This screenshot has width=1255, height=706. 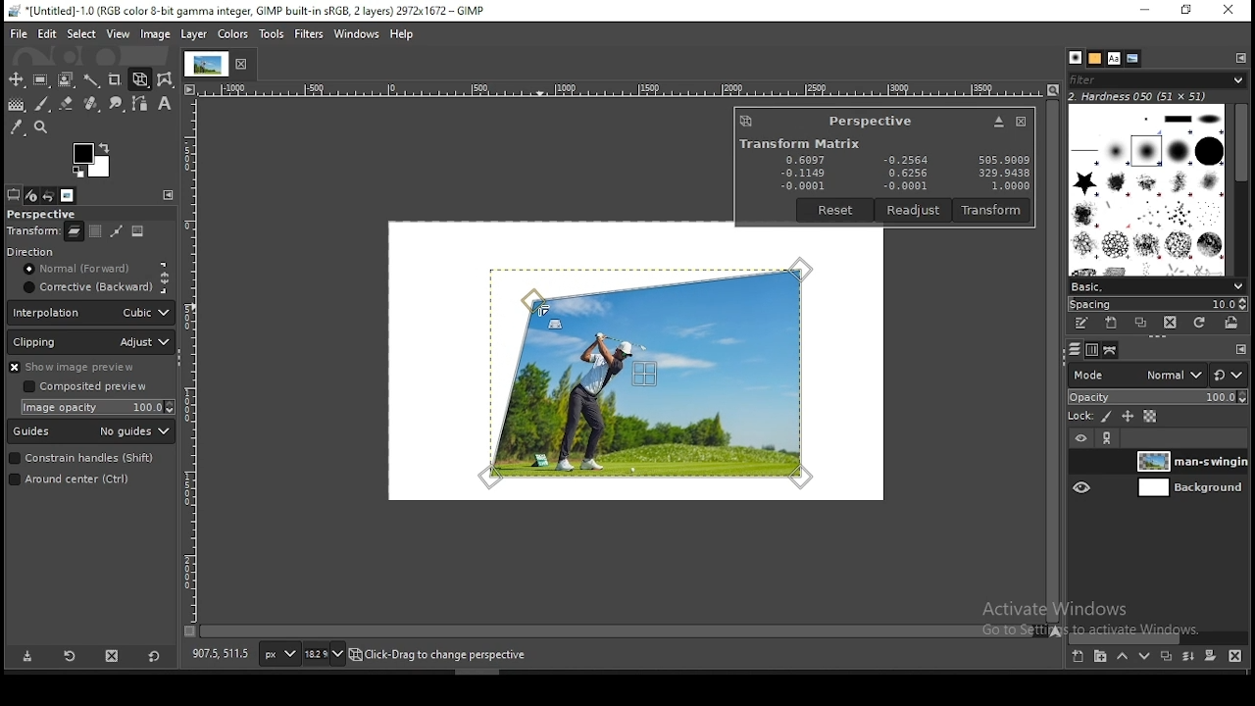 I want to click on paths tool, so click(x=142, y=104).